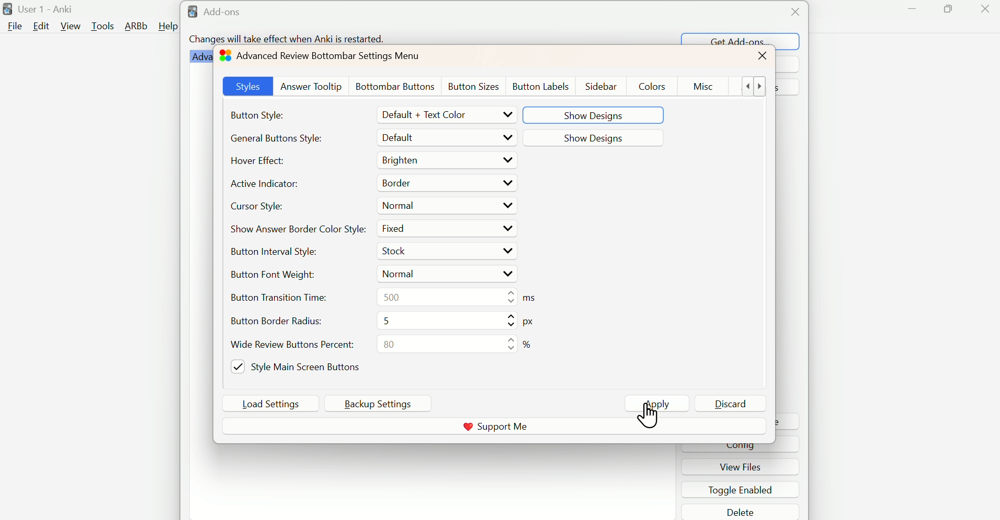  Describe the element at coordinates (284, 298) in the screenshot. I see `Button Transition Time` at that location.